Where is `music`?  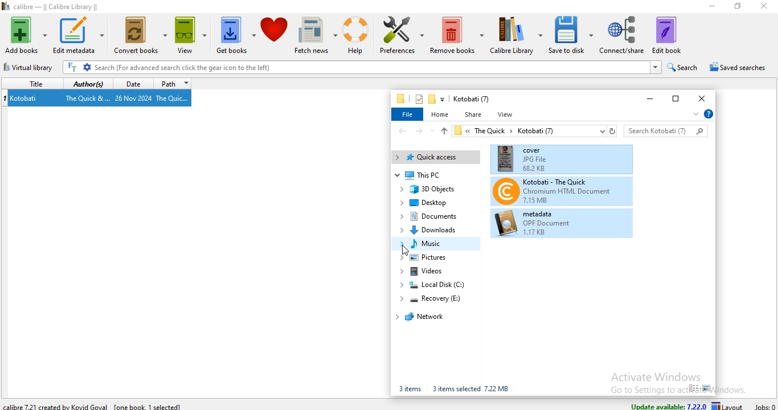
music is located at coordinates (428, 243).